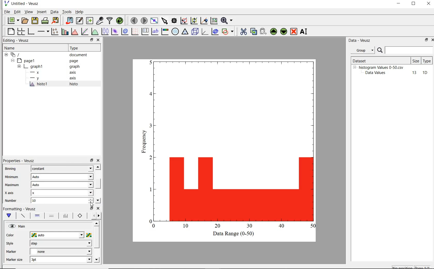 Image resolution: width=434 pixels, height=269 pixels. I want to click on read data points on the graph, so click(175, 21).